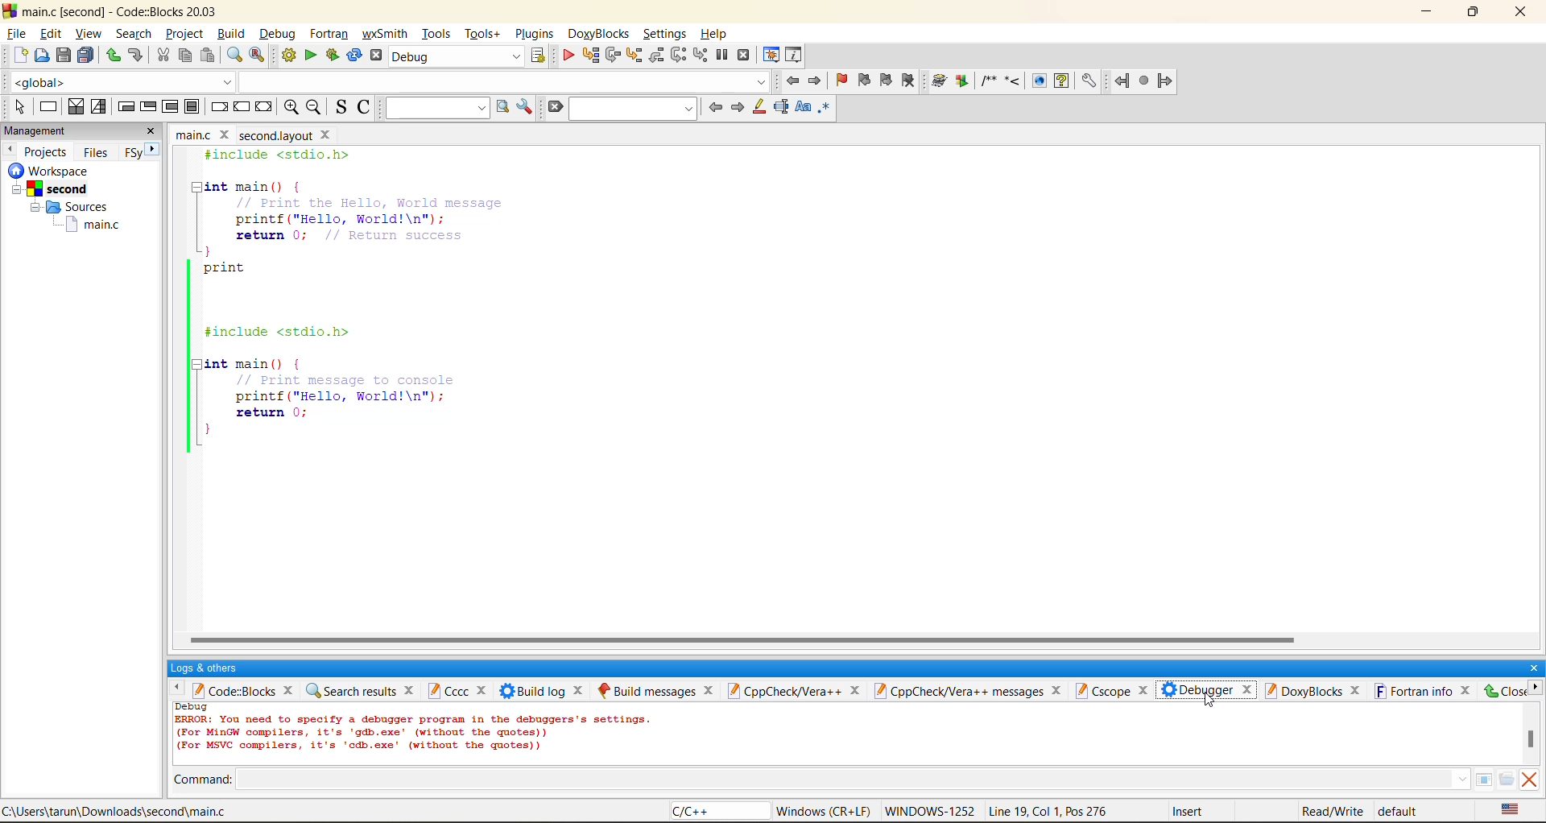 The height and width of the screenshot is (823, 1546). I want to click on text language, so click(1510, 809).